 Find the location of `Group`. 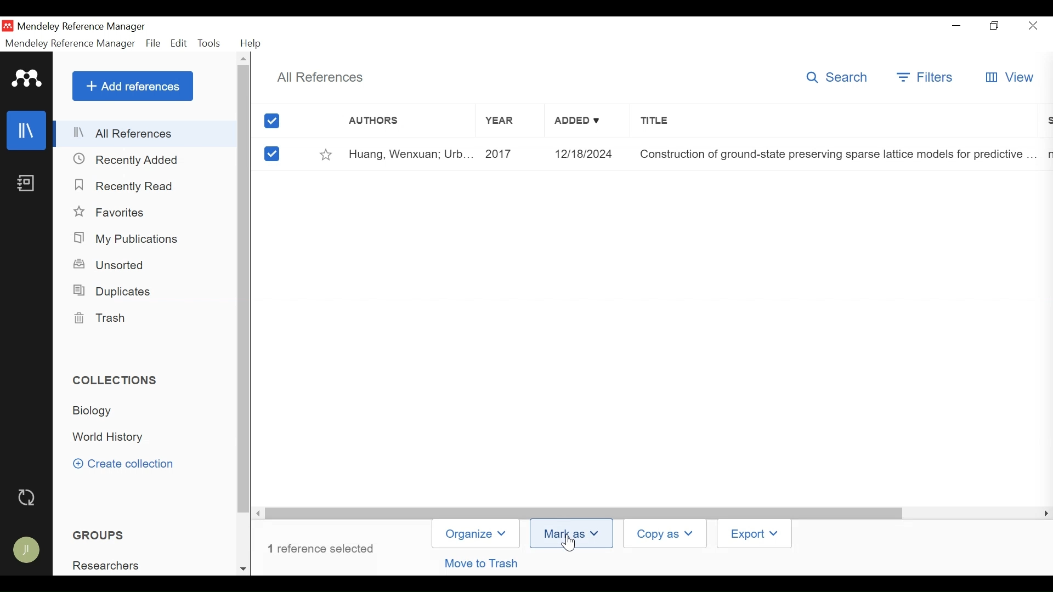

Group is located at coordinates (113, 565).